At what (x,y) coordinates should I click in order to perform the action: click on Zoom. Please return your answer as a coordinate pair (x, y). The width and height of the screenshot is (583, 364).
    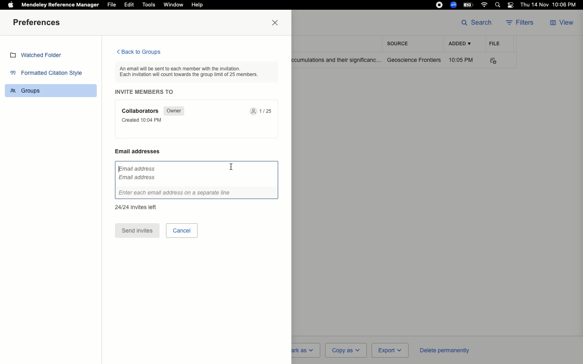
    Looking at the image, I should click on (454, 5).